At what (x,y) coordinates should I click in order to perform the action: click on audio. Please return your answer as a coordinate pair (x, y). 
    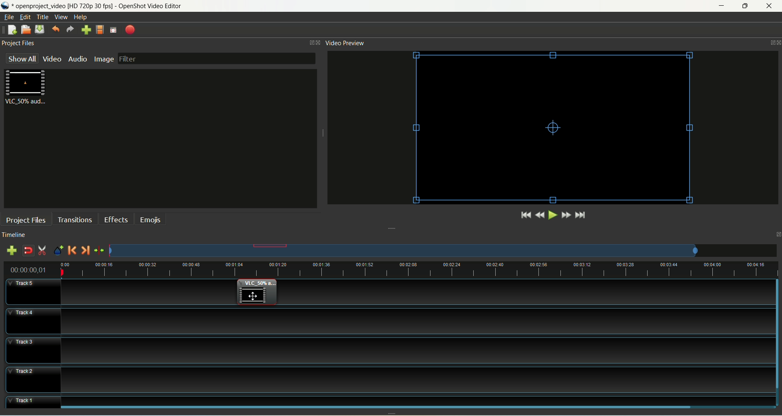
    Looking at the image, I should click on (77, 59).